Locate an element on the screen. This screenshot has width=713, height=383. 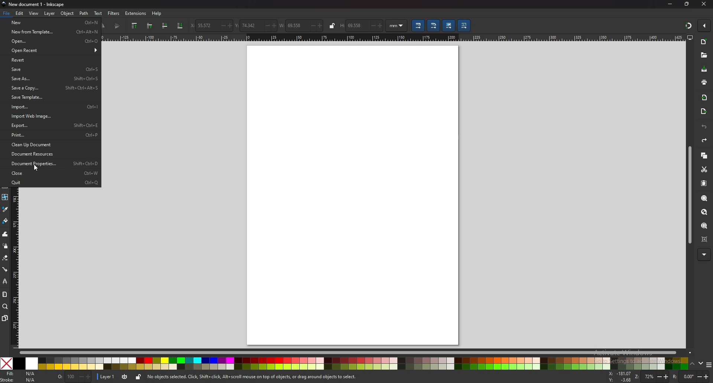
measure is located at coordinates (5, 294).